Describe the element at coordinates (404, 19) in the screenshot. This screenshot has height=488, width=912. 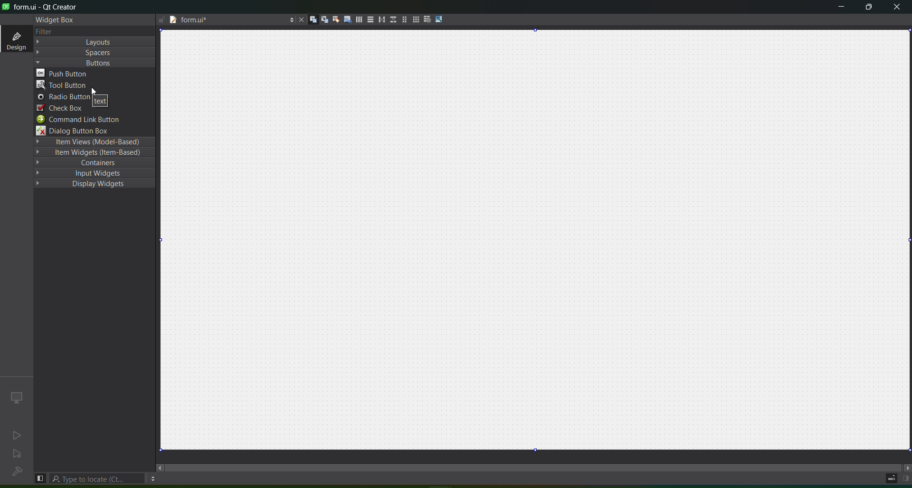
I see `layout in a form layout` at that location.